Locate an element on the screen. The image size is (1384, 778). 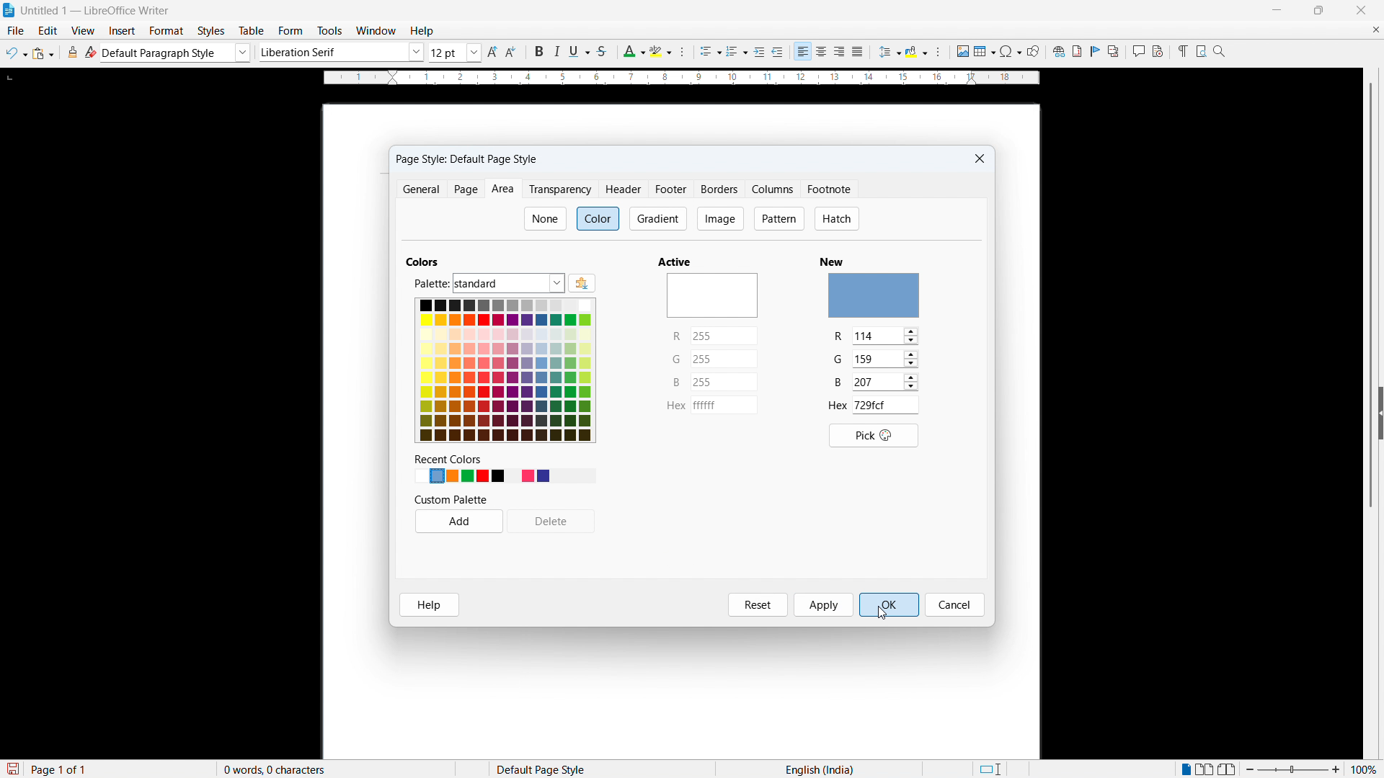
Colour options  is located at coordinates (505, 370).